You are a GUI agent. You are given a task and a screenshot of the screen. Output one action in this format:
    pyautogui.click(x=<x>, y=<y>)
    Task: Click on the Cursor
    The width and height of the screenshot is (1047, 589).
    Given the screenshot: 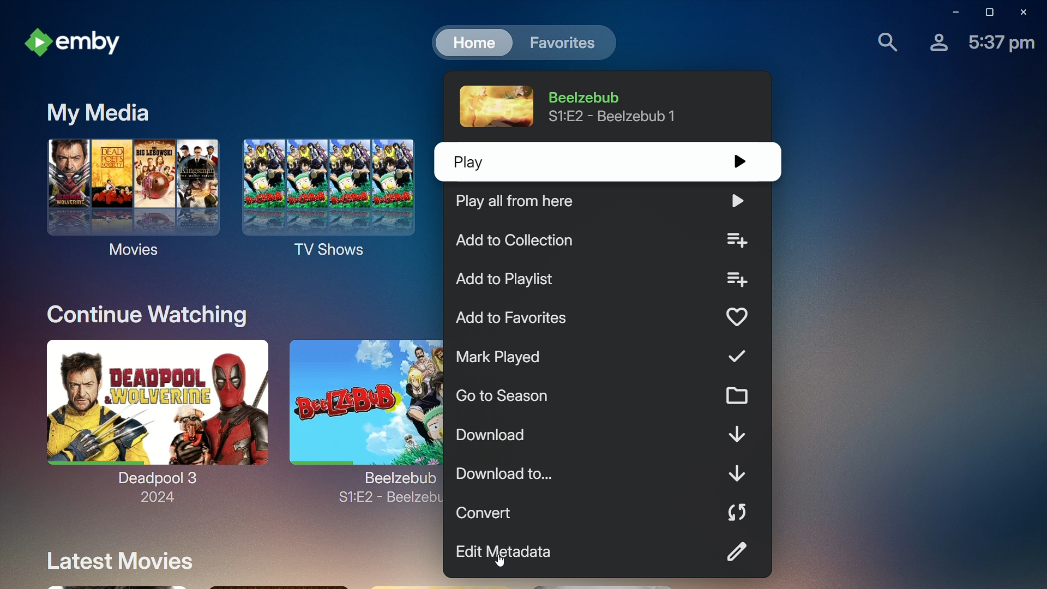 What is the action you would take?
    pyautogui.click(x=500, y=561)
    